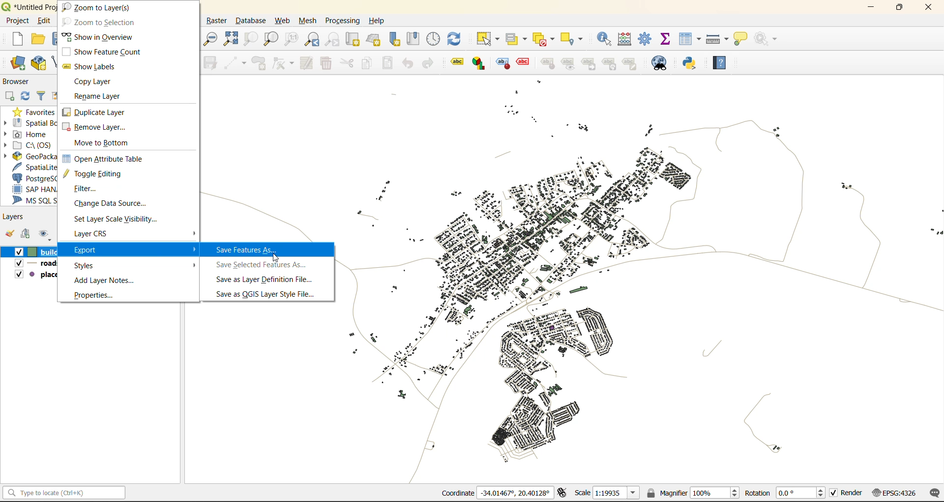 The width and height of the screenshot is (944, 502). I want to click on vertex tools, so click(283, 65).